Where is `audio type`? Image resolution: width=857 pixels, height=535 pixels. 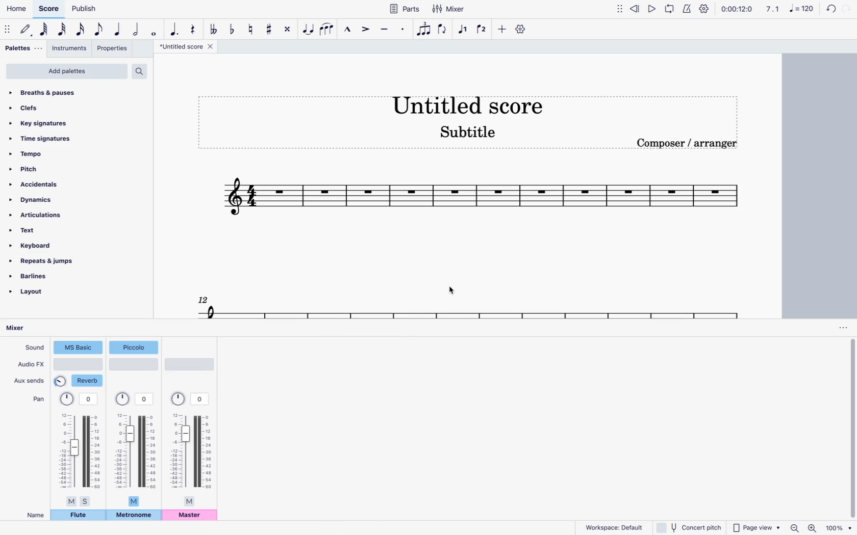
audio type is located at coordinates (134, 364).